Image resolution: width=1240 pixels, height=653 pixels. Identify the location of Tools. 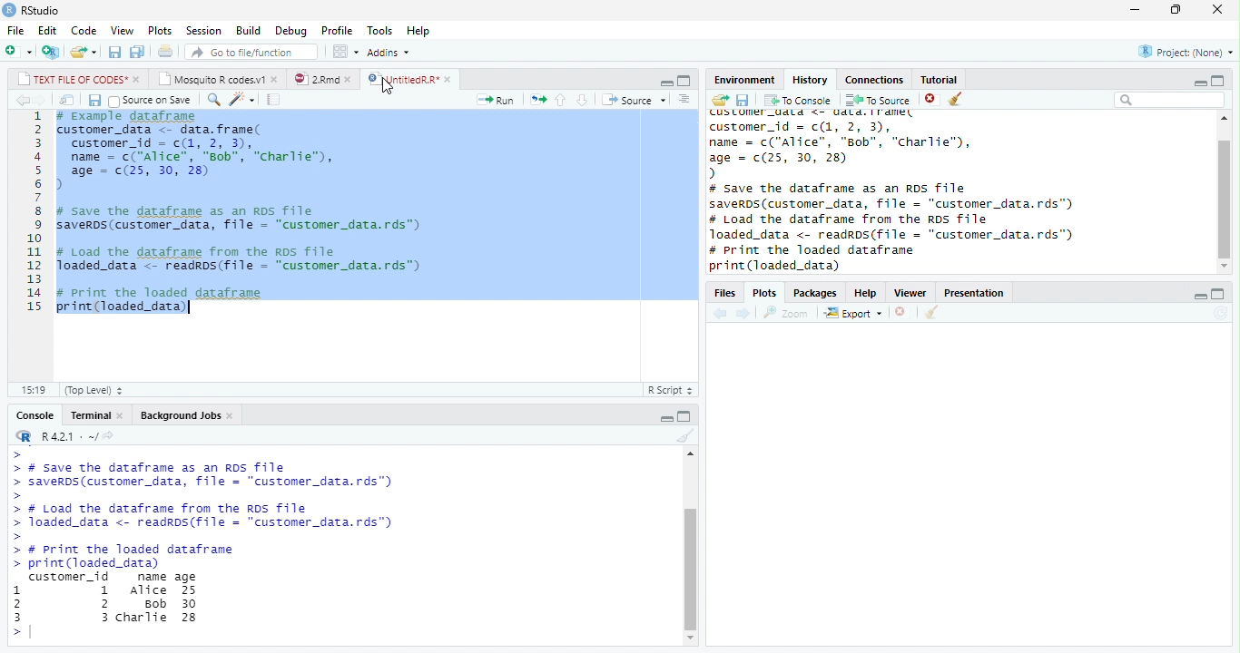
(379, 29).